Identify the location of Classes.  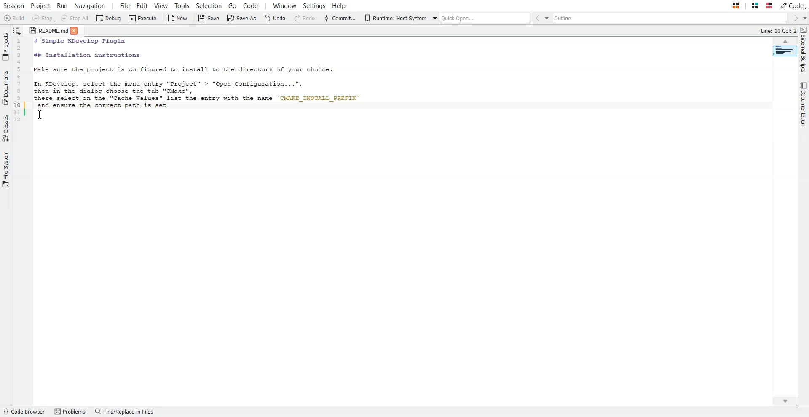
(5, 128).